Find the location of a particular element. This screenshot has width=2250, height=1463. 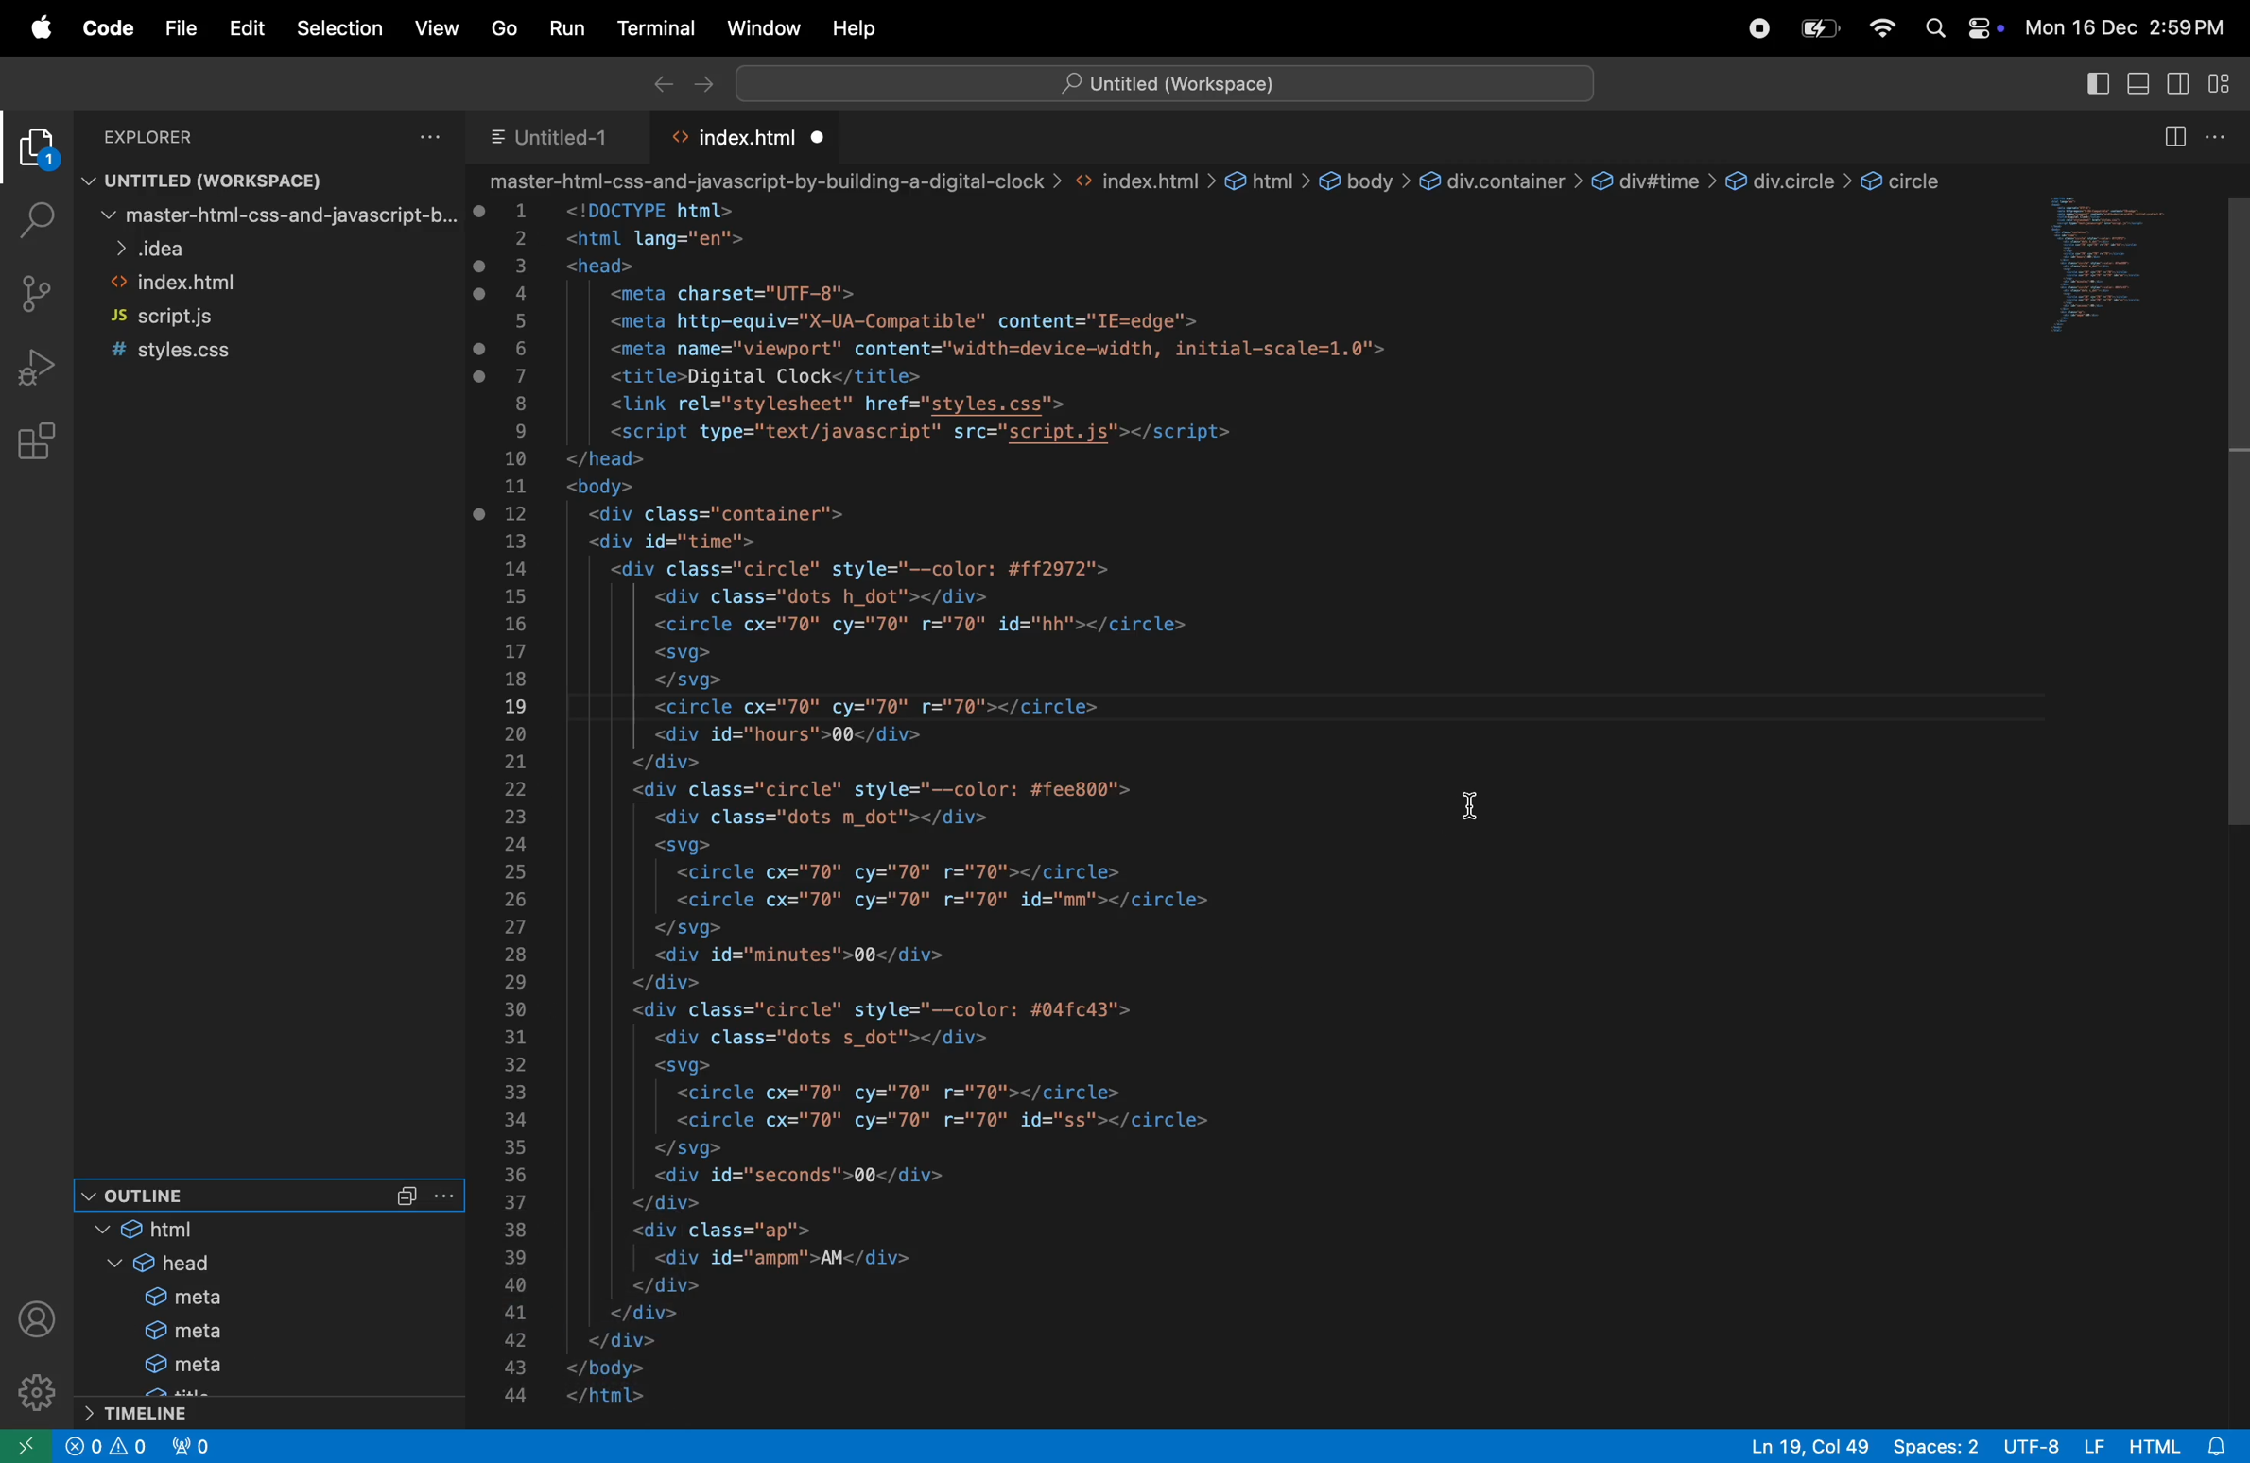

-html-css-and-javascript-by-building-a-digital-clock > <> index.html > & html > € body > & div.container > &@ div#time > &@ div.circle > @ circle is located at coordinates (1224, 181).